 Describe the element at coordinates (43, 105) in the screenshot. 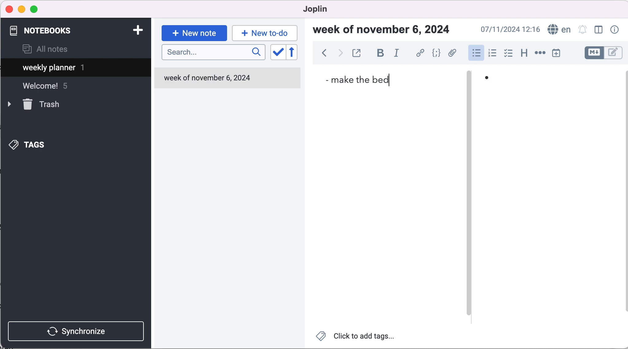

I see `trash` at that location.